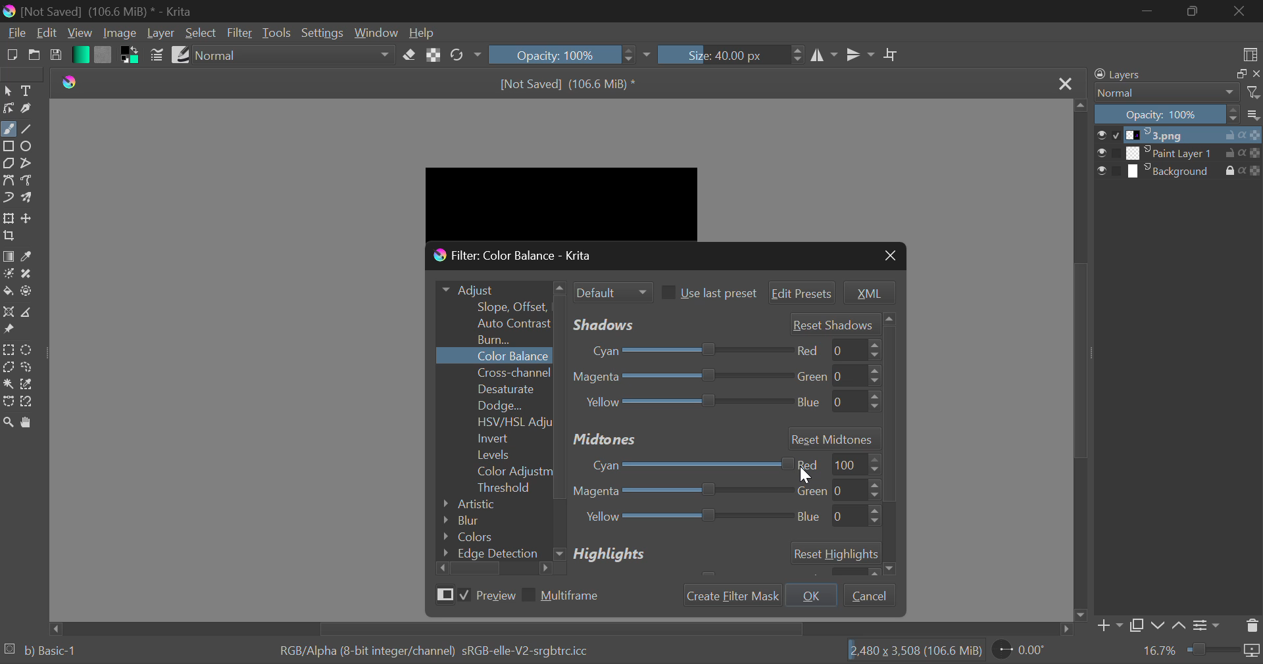 This screenshot has height=664, width=1263. I want to click on Edit, so click(45, 34).